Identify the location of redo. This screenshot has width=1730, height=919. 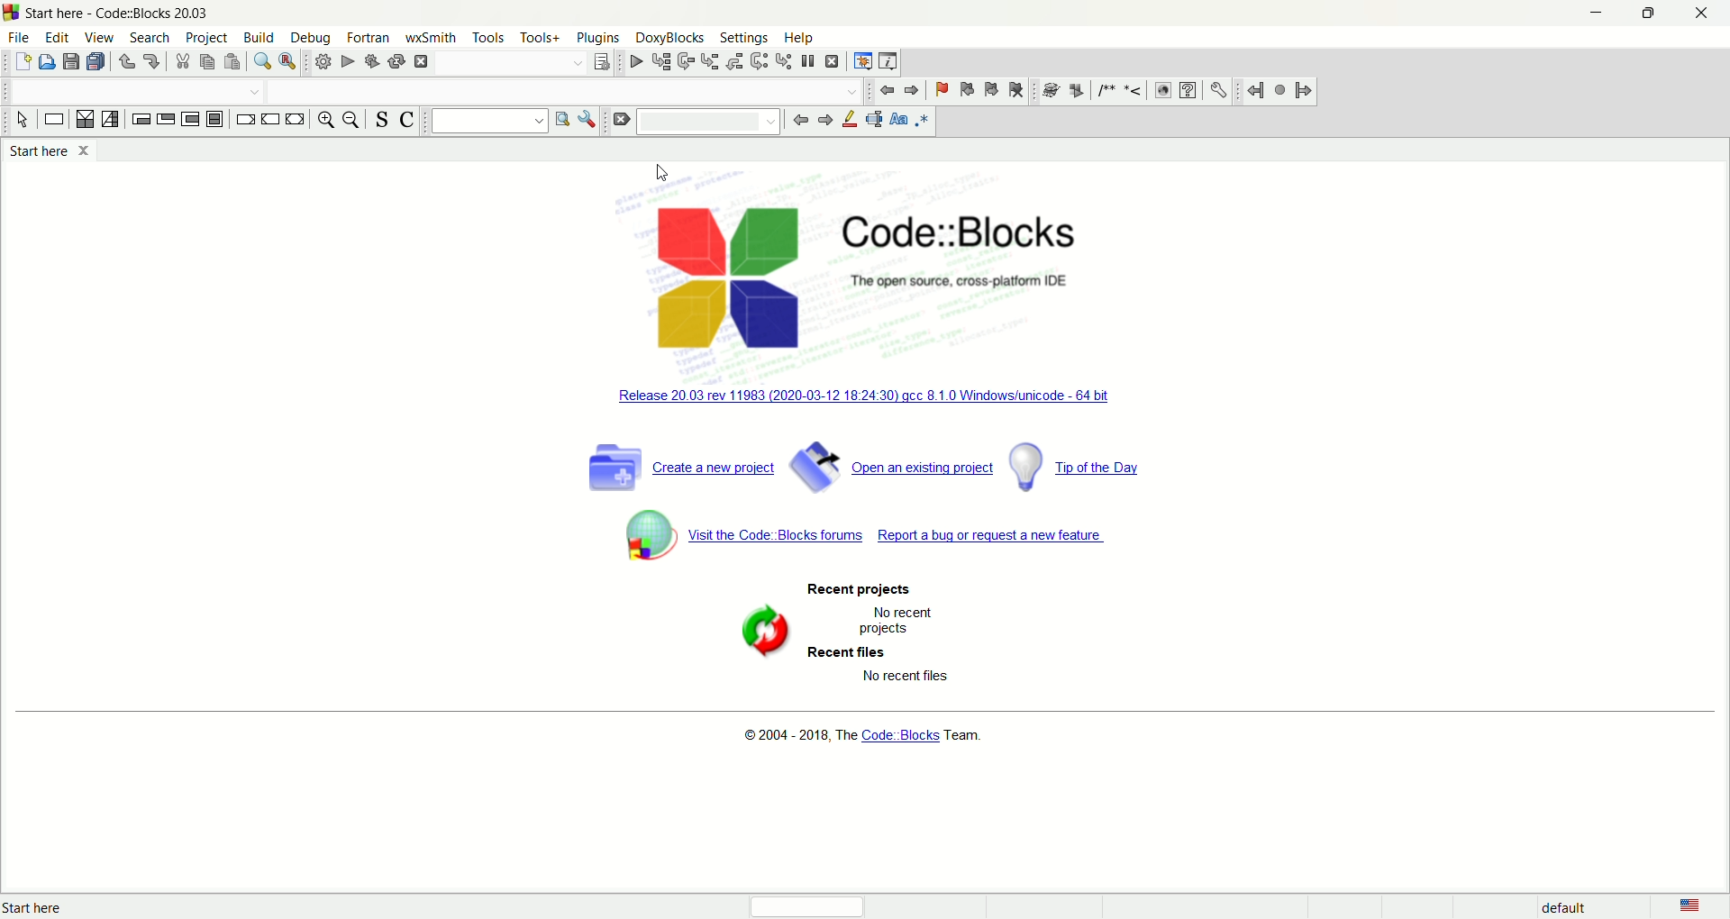
(153, 60).